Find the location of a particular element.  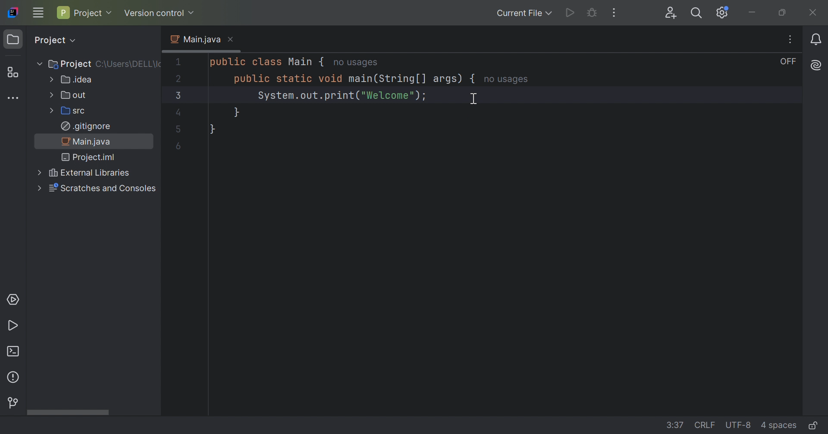

Restore down is located at coordinates (783, 13).